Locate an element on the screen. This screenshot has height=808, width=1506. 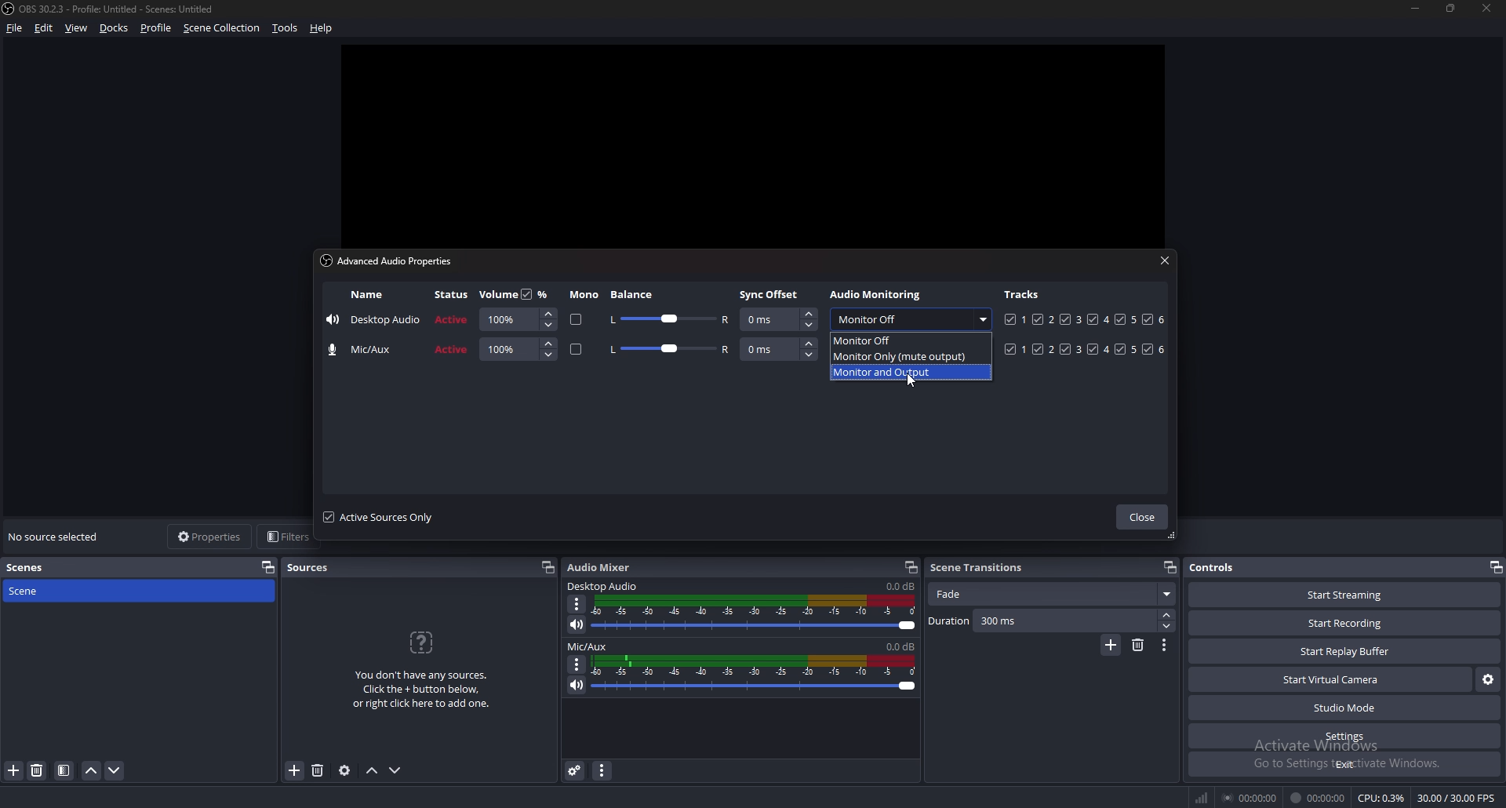
monitor off is located at coordinates (909, 341).